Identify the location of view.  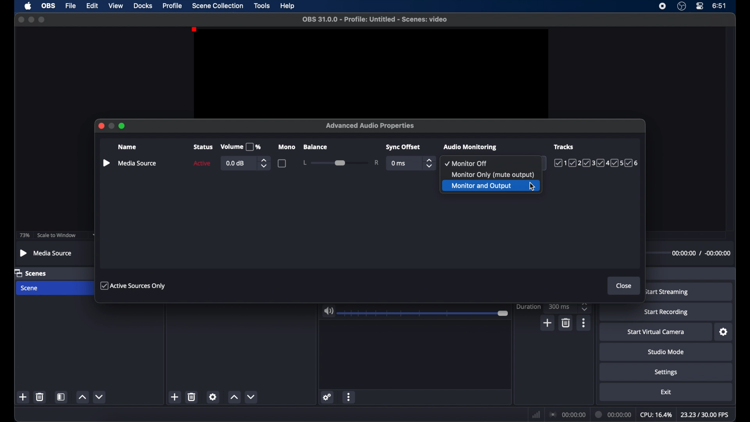
(116, 6).